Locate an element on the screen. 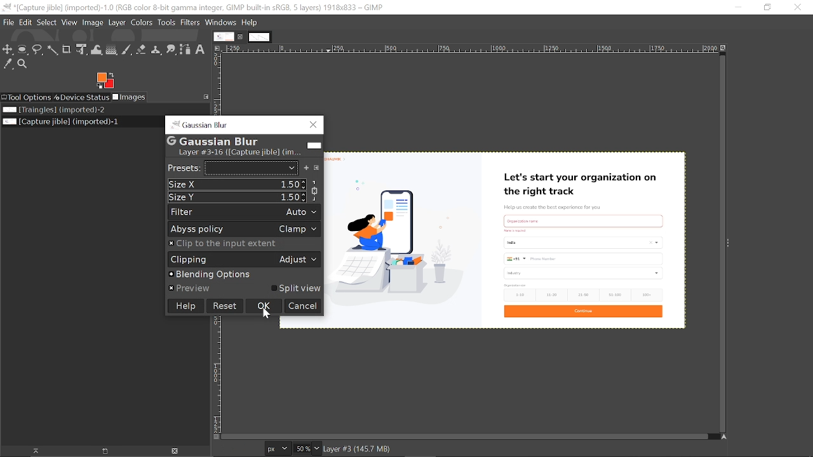 The width and height of the screenshot is (813, 457). Current zoom is located at coordinates (318, 449).